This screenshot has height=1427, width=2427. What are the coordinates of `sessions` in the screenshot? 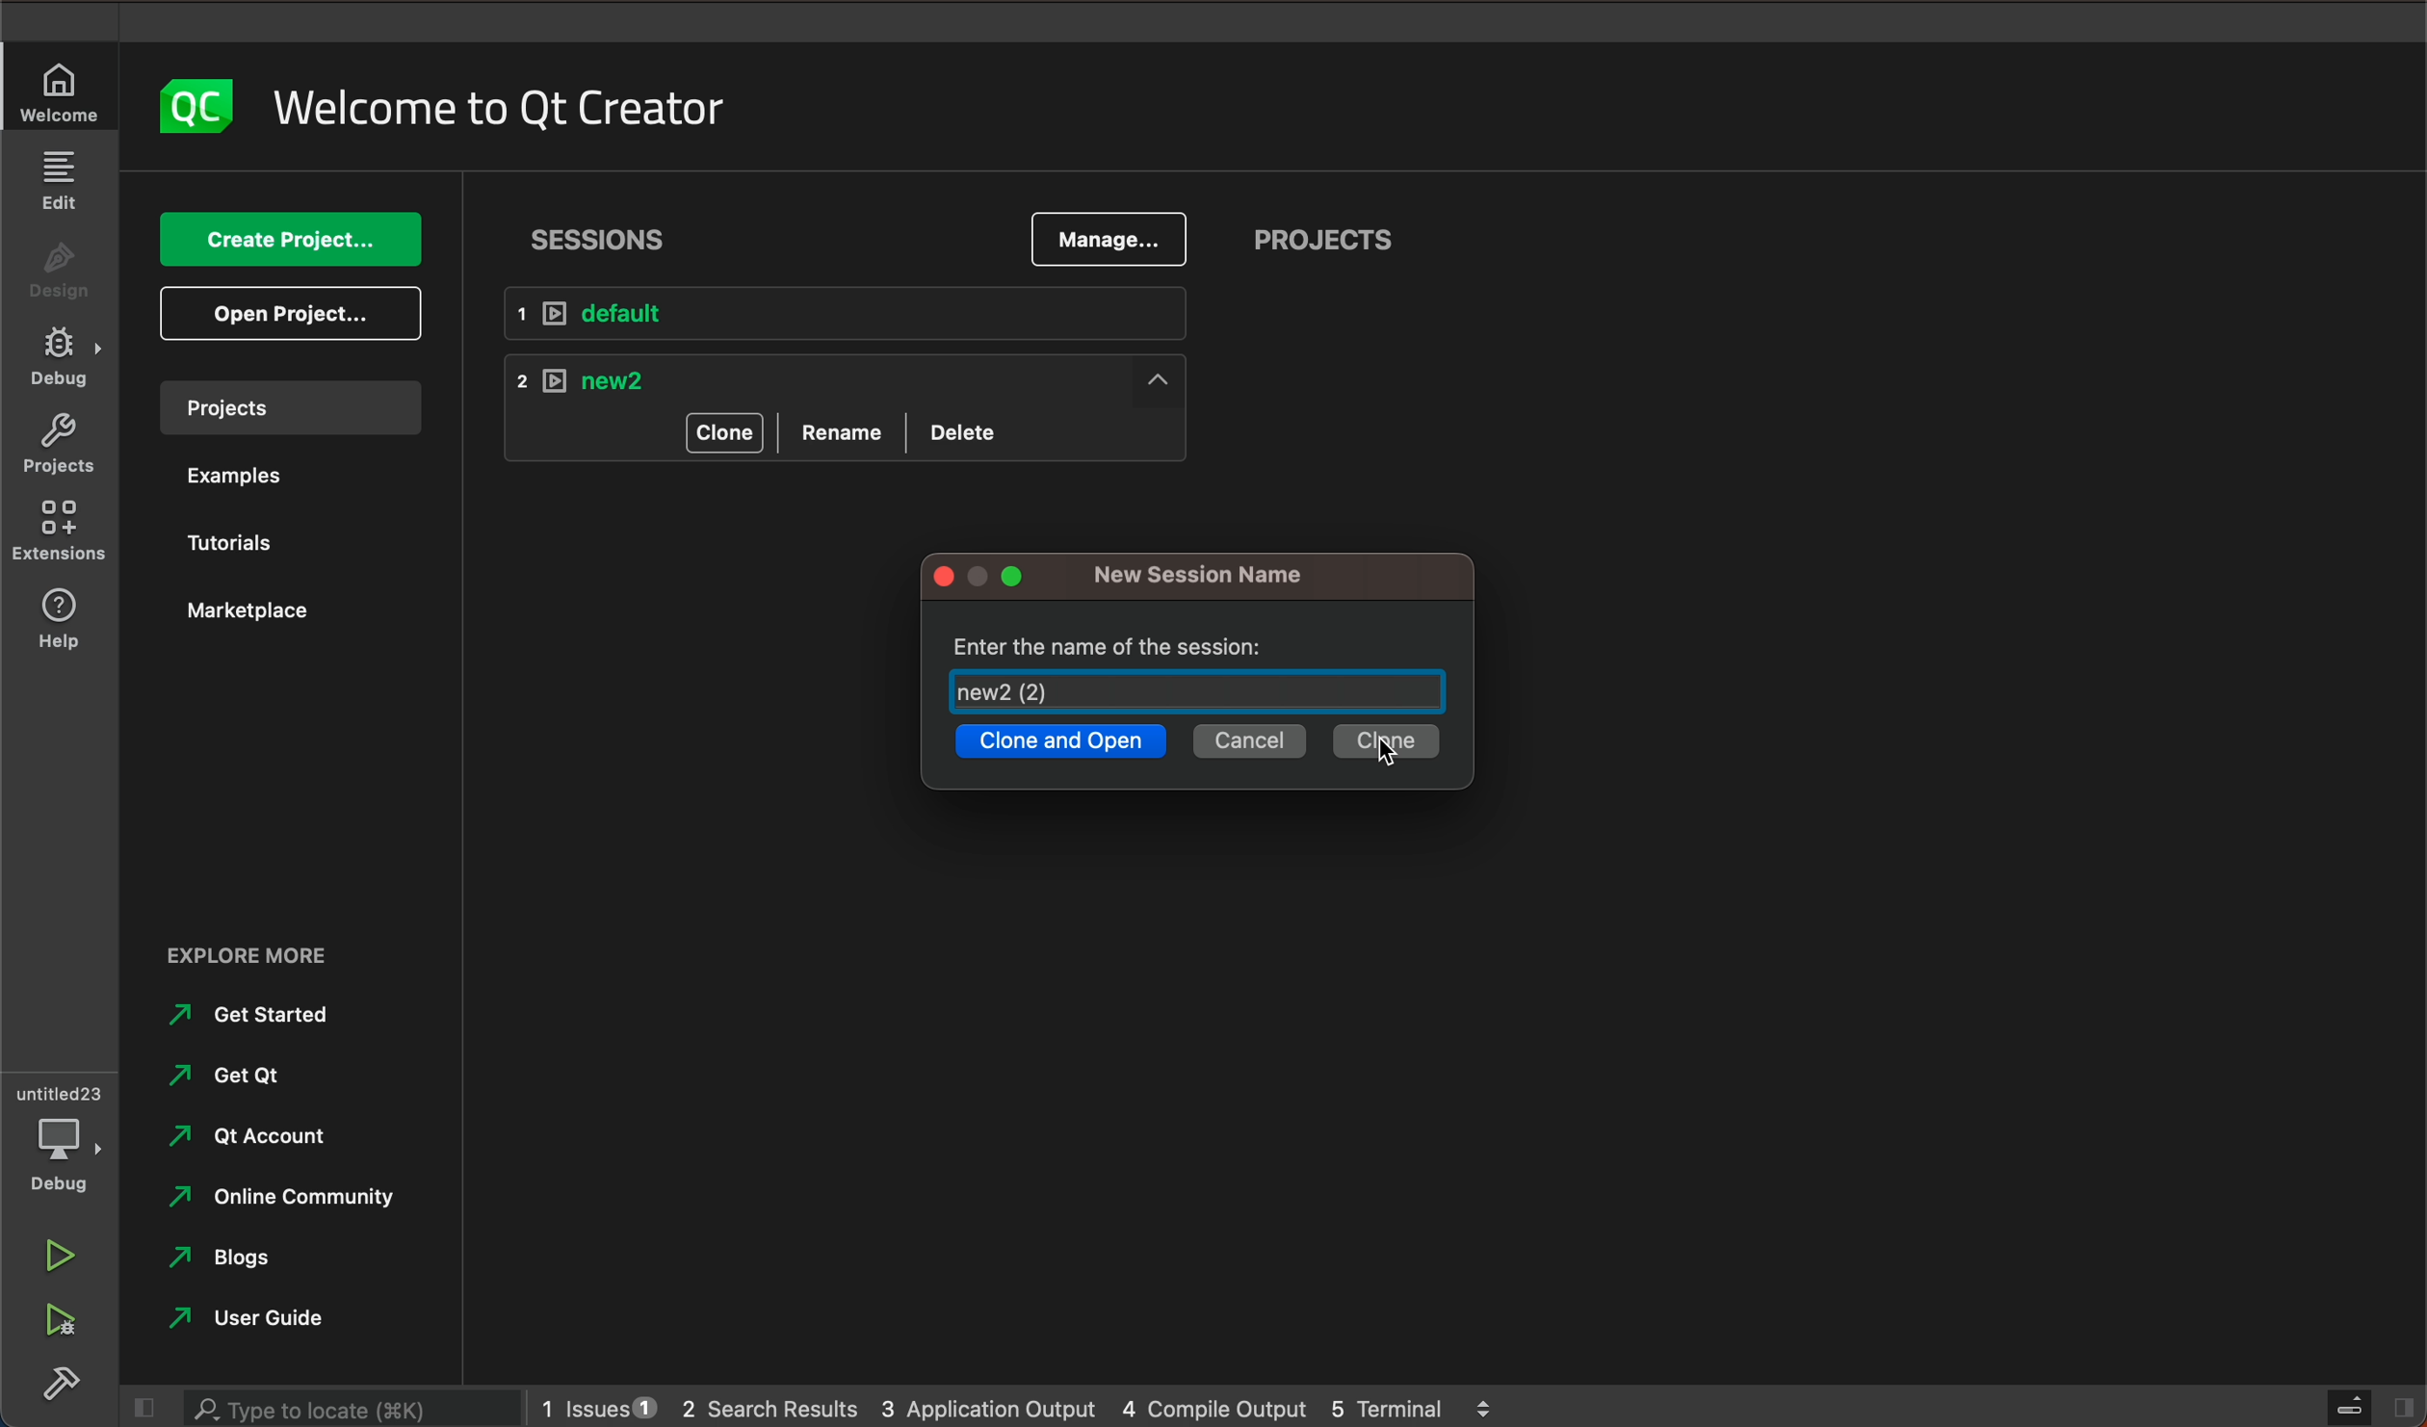 It's located at (600, 241).